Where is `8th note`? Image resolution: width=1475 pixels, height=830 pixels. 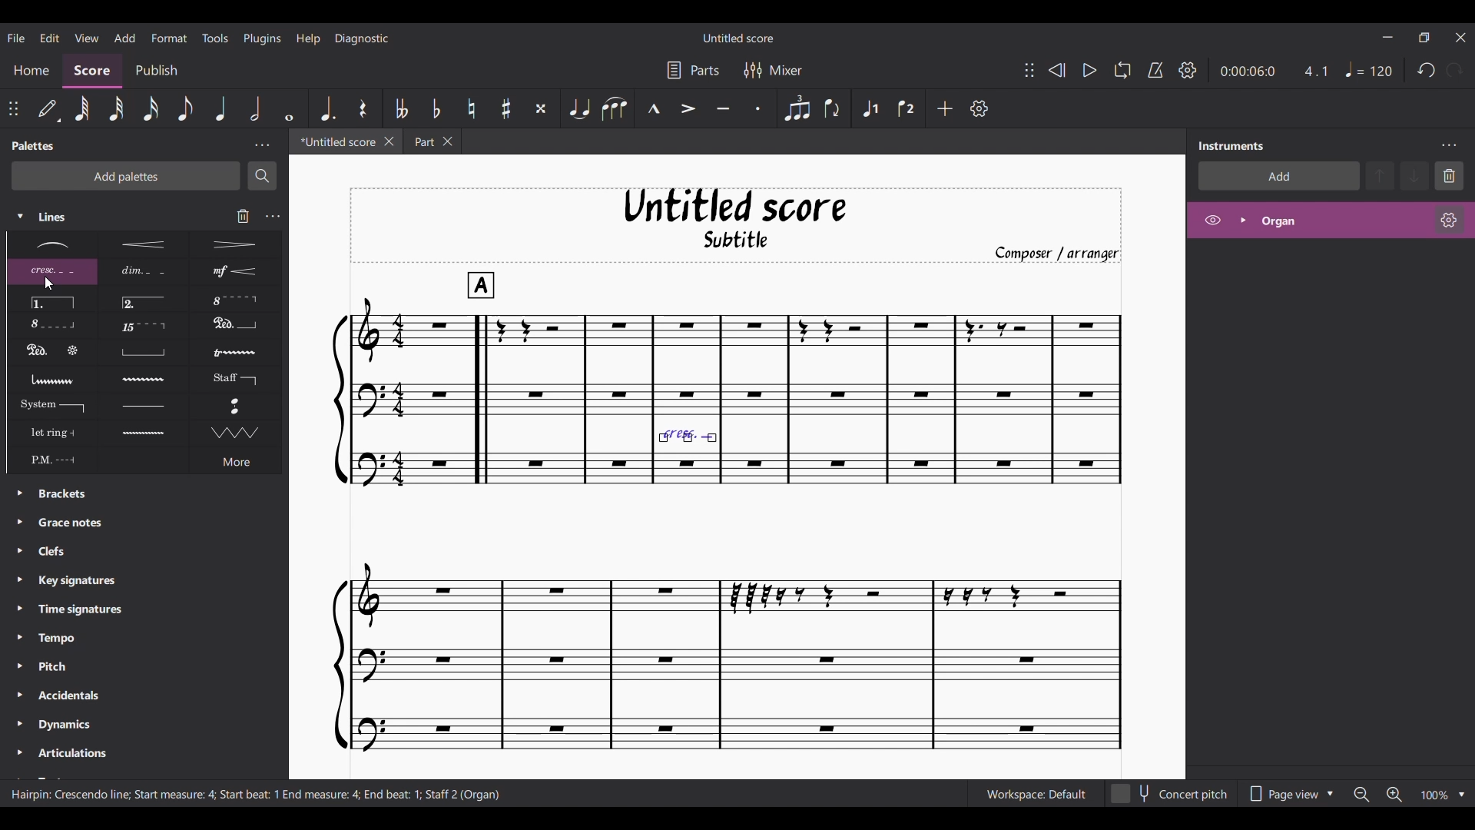 8th note is located at coordinates (184, 108).